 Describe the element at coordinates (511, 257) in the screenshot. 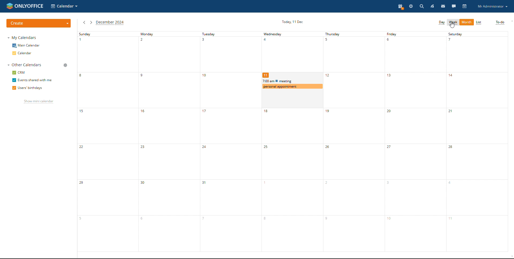

I see `scroll down` at that location.